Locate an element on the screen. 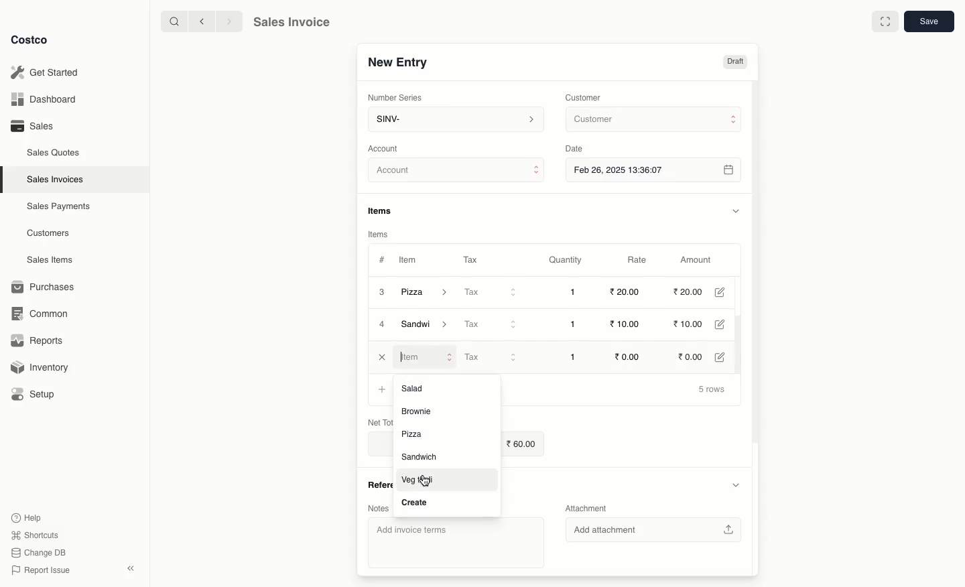 The height and width of the screenshot is (587, 965). Attachment is located at coordinates (587, 509).